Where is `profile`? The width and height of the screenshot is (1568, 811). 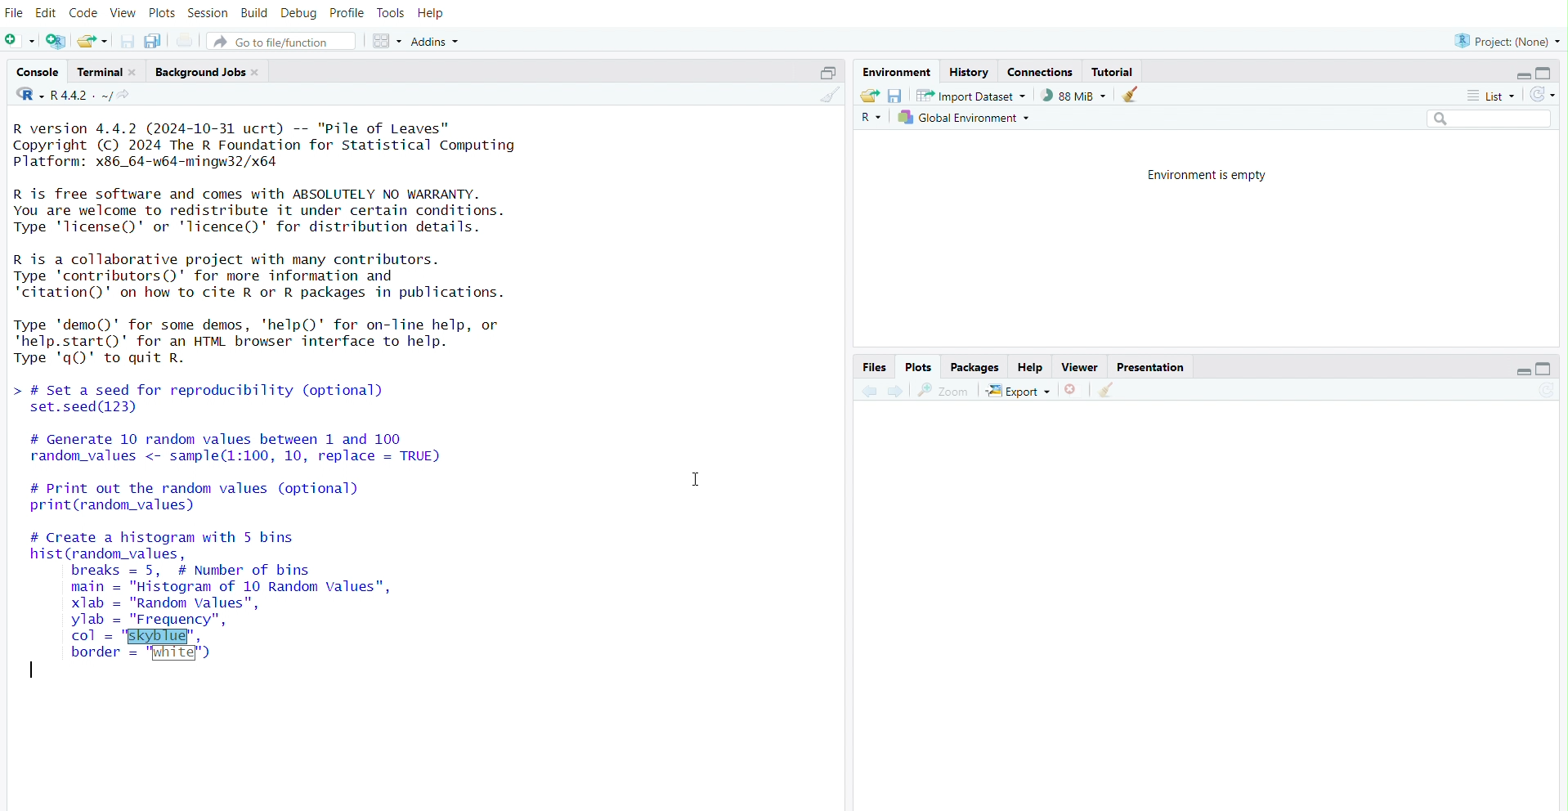 profile is located at coordinates (345, 11).